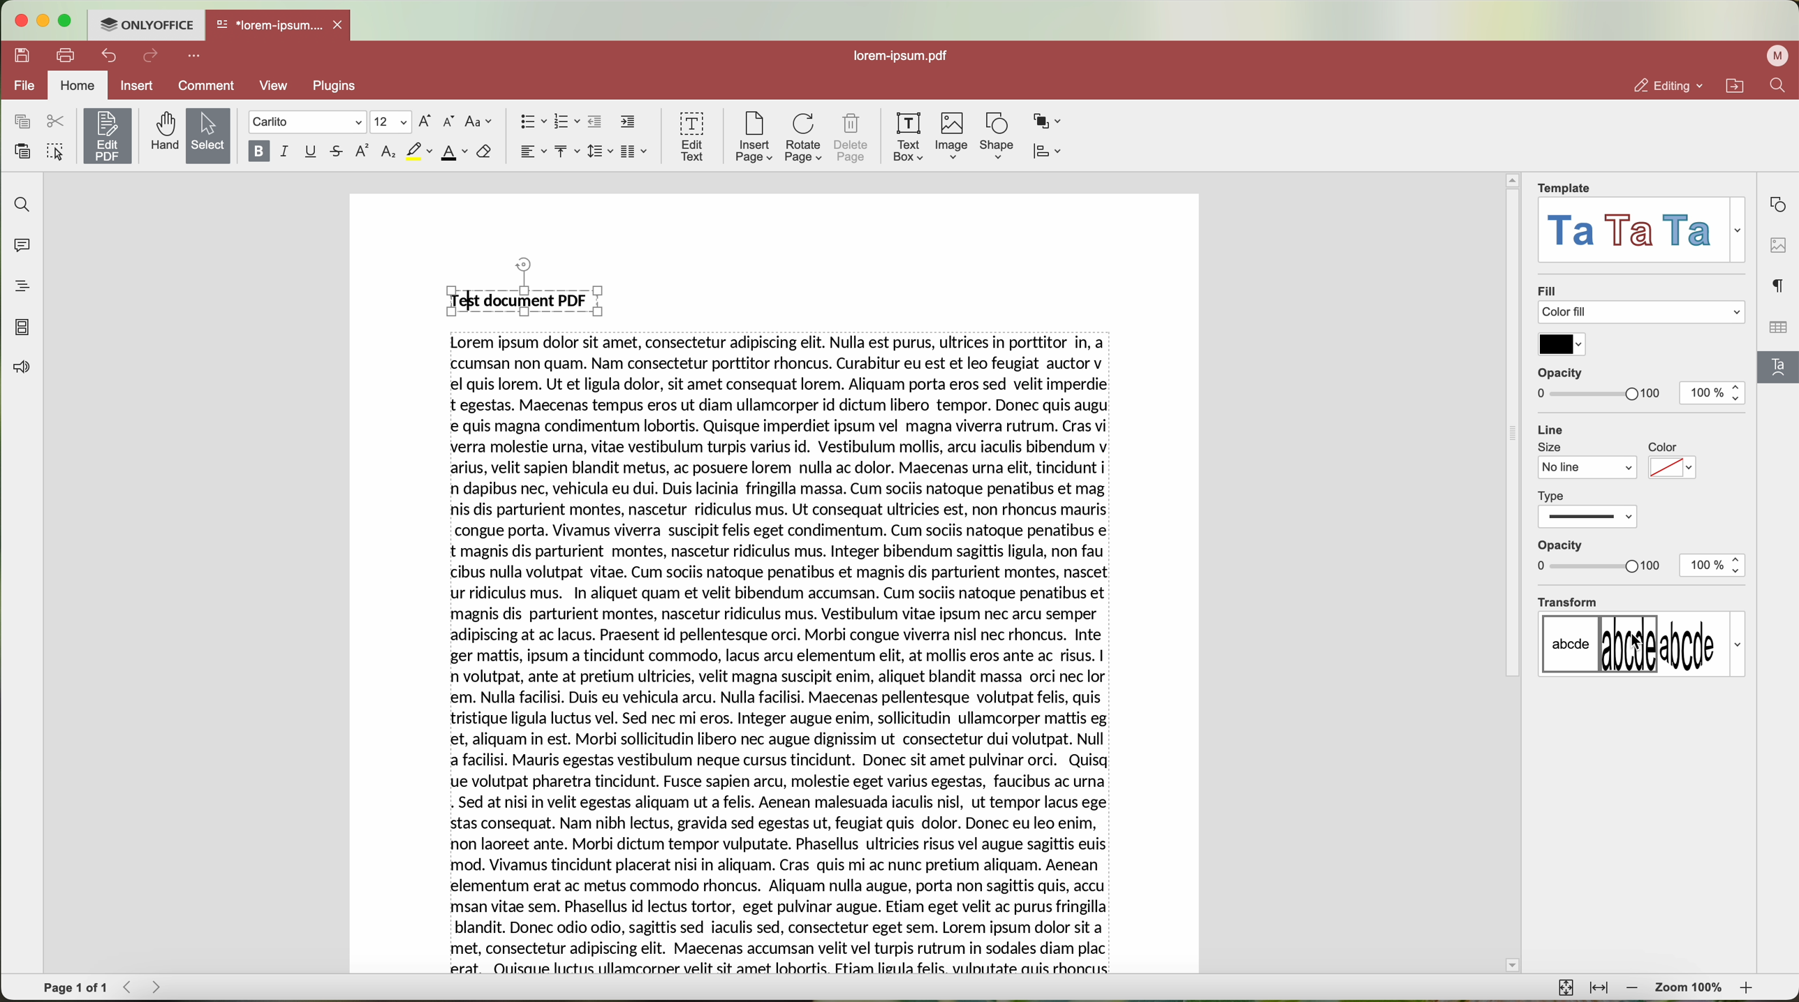 The image size is (1799, 1002). Describe the element at coordinates (1633, 644) in the screenshot. I see `cursor` at that location.